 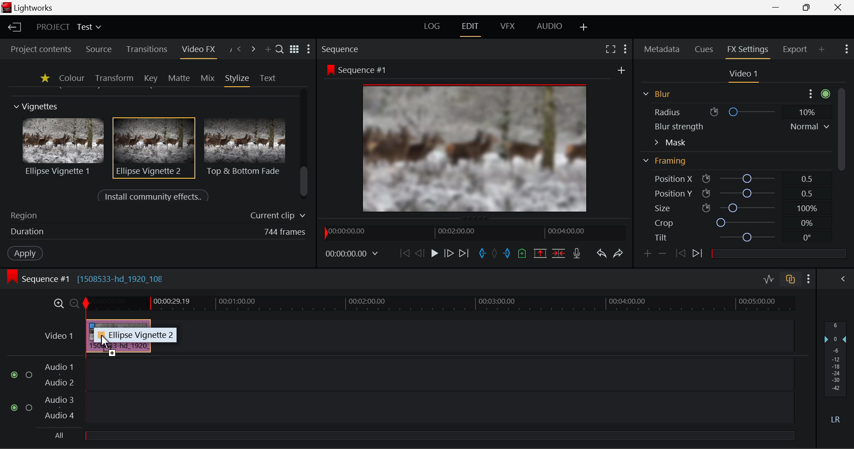 I want to click on new frame, so click(x=622, y=70).